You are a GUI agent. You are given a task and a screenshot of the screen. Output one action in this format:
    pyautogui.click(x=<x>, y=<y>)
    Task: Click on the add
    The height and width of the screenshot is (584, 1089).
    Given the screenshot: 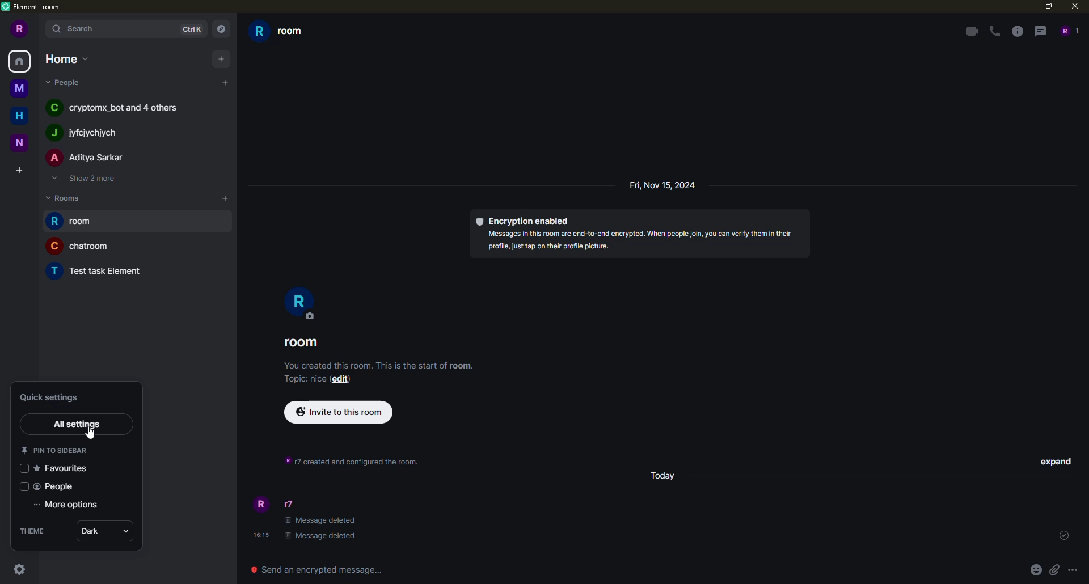 What is the action you would take?
    pyautogui.click(x=221, y=58)
    